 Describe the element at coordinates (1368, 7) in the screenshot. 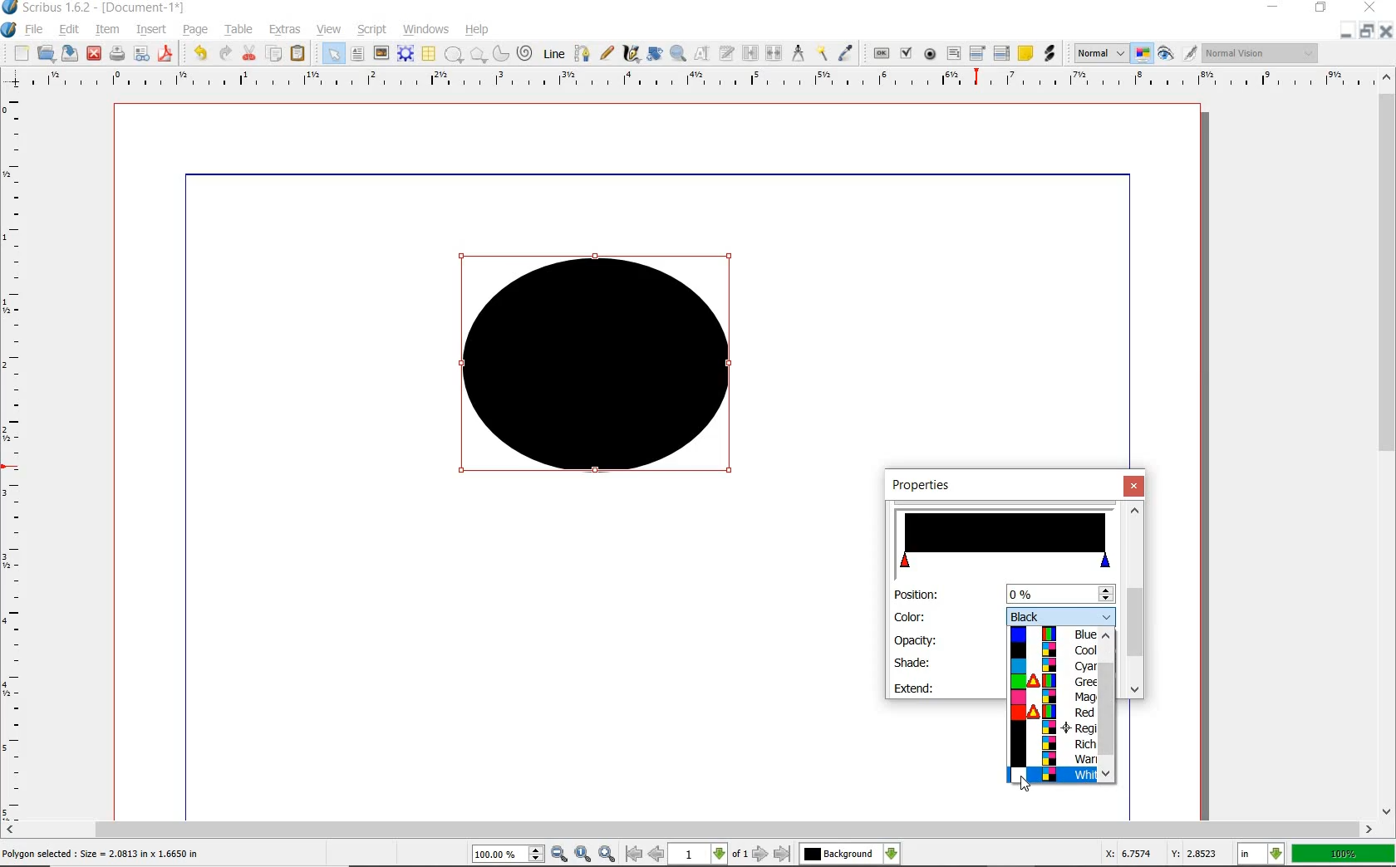

I see `CLOSE` at that location.